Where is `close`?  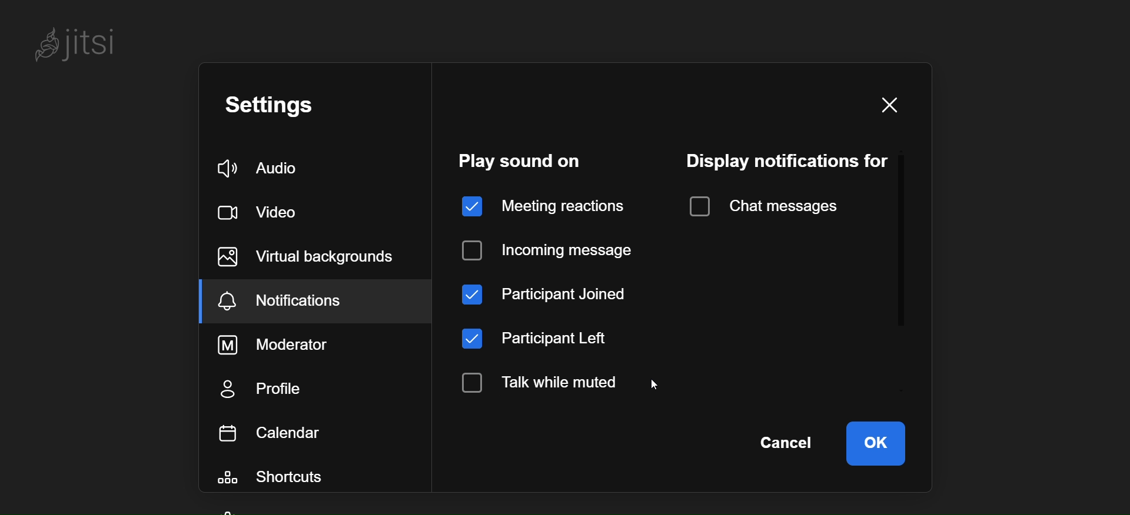
close is located at coordinates (892, 105).